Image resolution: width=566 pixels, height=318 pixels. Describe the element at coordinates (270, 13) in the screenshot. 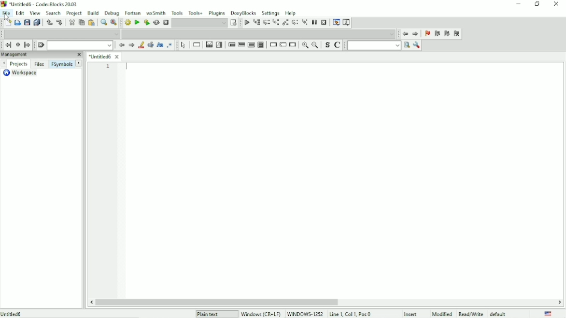

I see `Settings` at that location.